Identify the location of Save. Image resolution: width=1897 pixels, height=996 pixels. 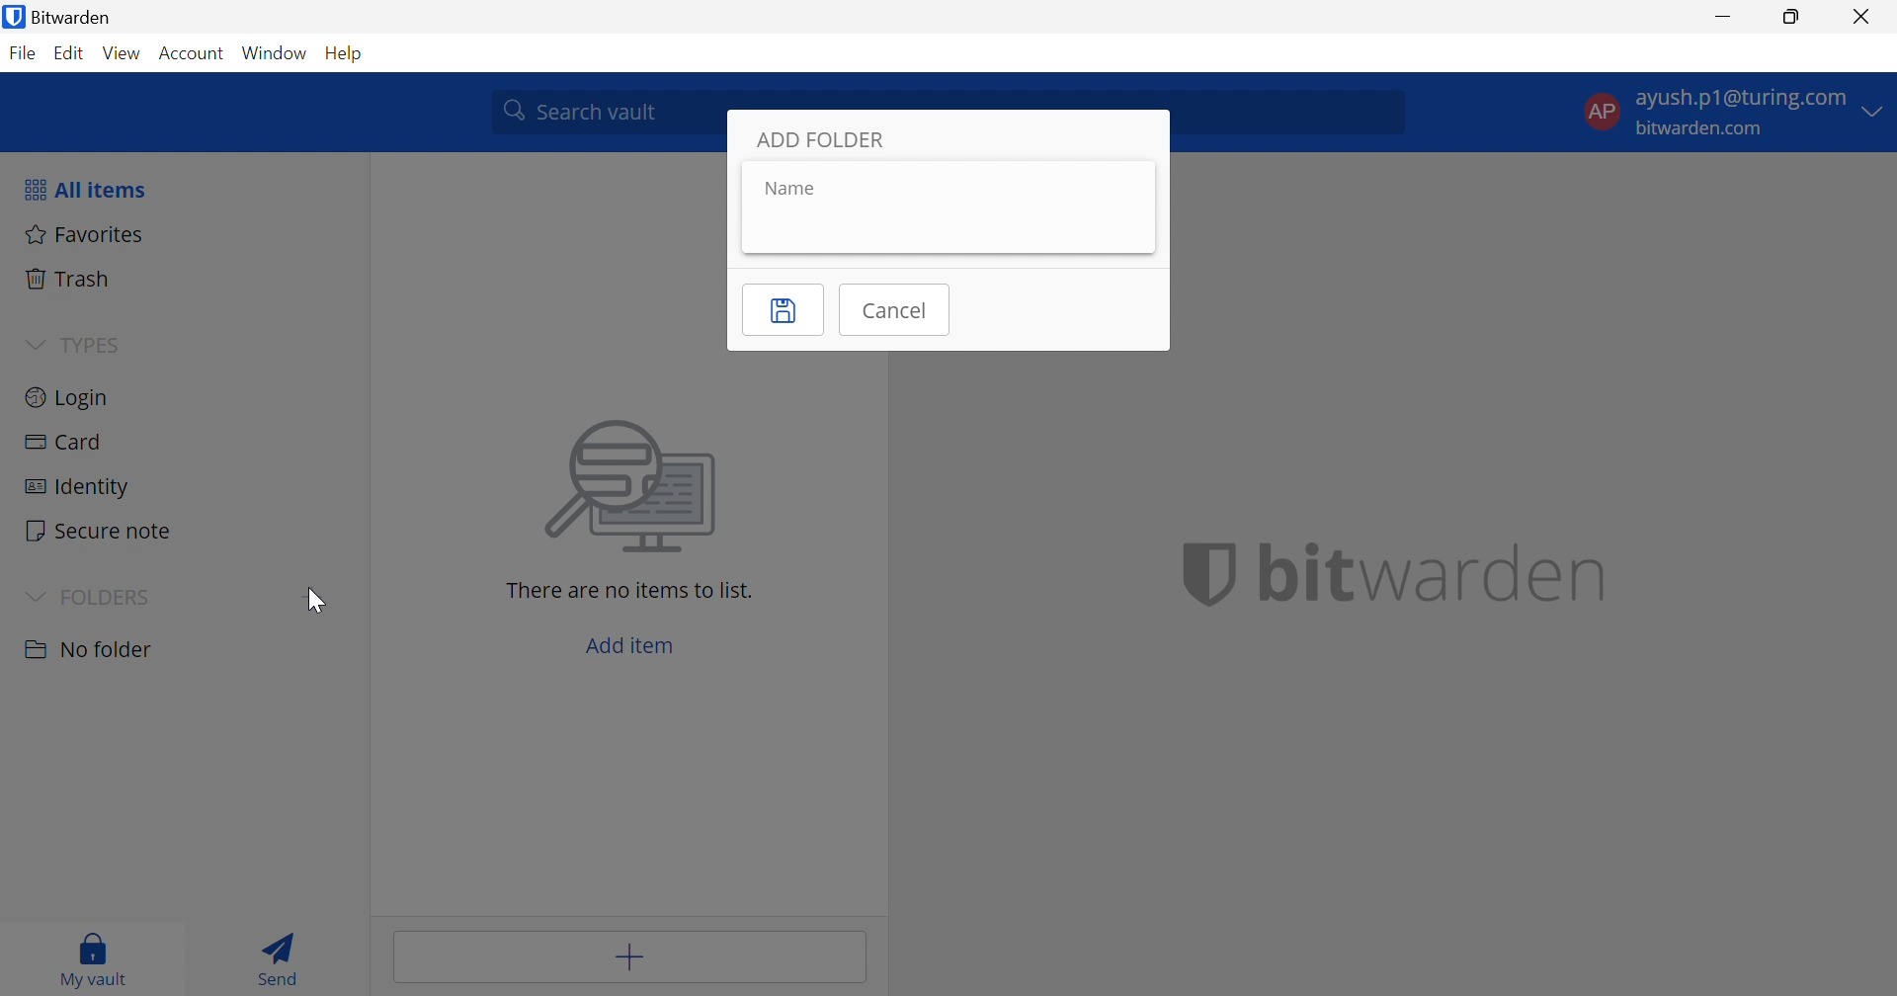
(789, 310).